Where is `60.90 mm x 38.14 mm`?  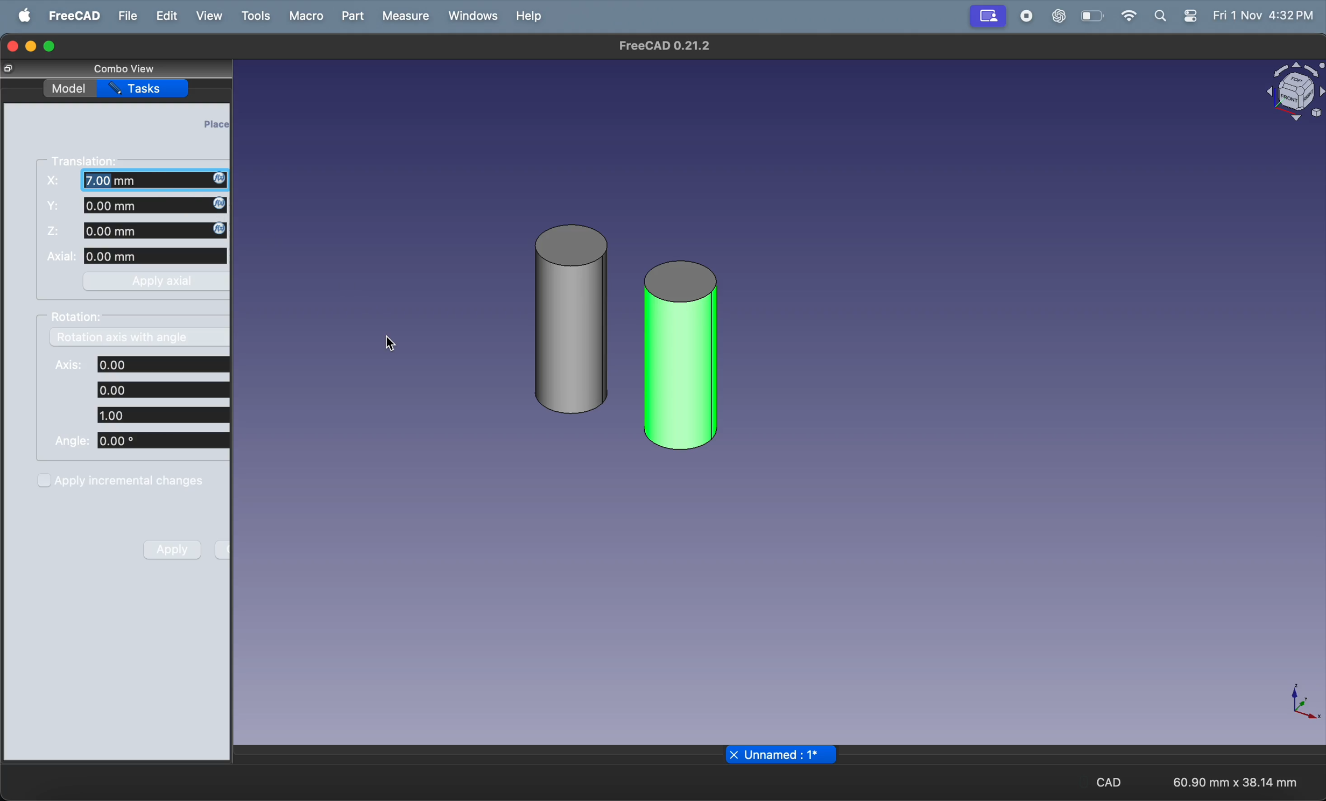 60.90 mm x 38.14 mm is located at coordinates (1235, 782).